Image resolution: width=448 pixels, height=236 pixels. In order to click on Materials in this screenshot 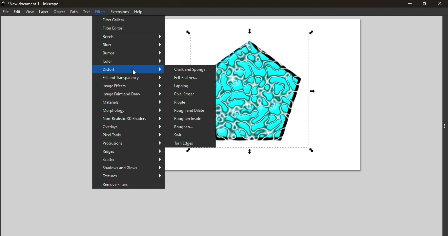, I will do `click(128, 103)`.